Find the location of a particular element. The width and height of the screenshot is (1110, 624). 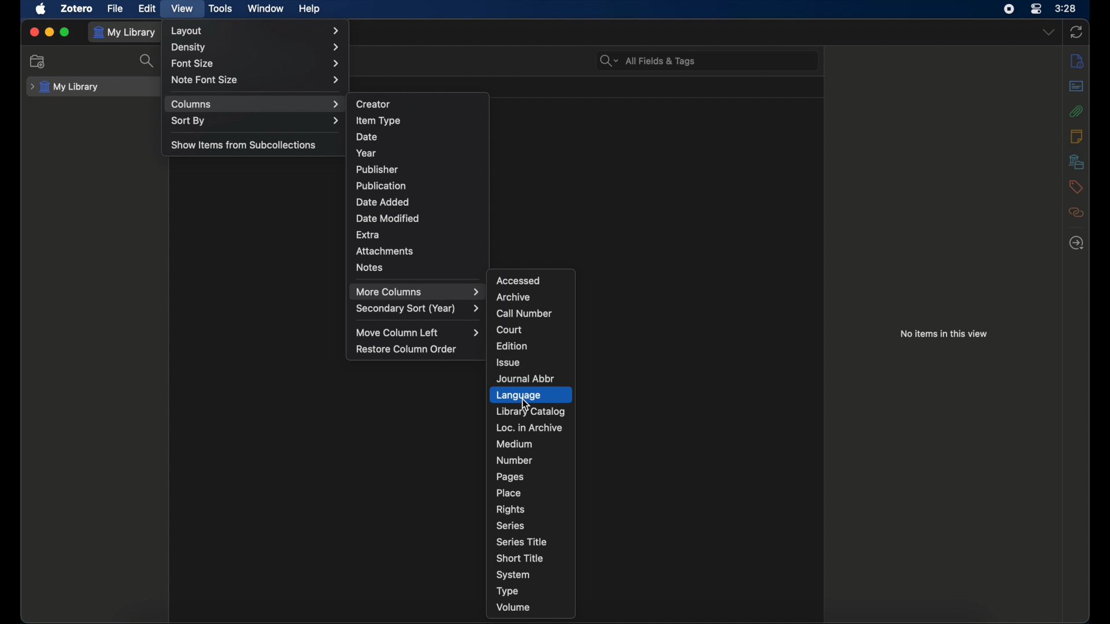

file is located at coordinates (116, 8).